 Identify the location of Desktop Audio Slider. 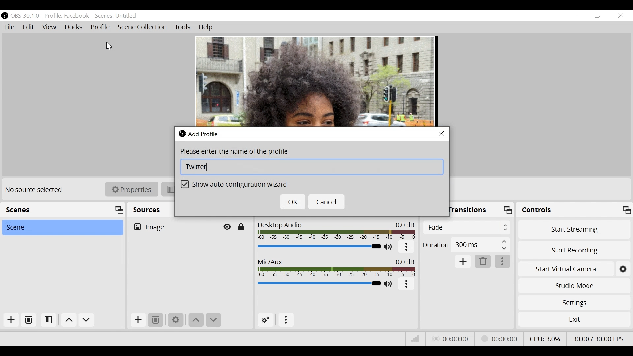
(319, 247).